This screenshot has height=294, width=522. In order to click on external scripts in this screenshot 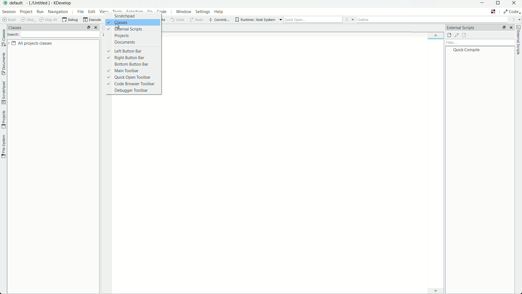, I will do `click(132, 30)`.